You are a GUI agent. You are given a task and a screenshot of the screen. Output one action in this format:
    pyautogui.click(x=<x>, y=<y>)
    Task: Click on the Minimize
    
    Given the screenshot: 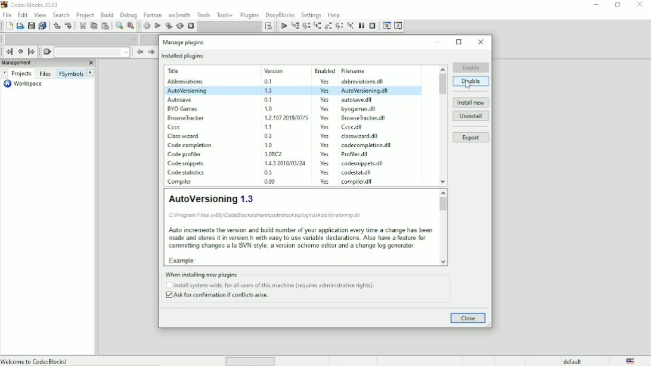 What is the action you would take?
    pyautogui.click(x=596, y=5)
    